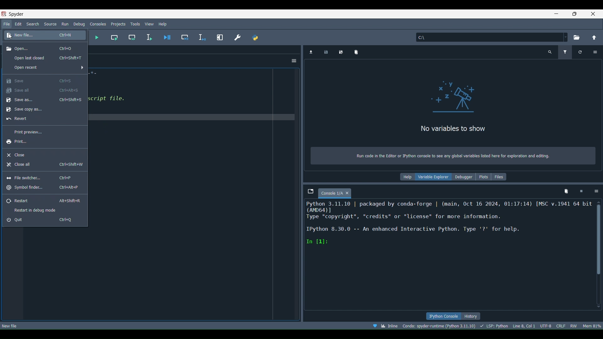  Describe the element at coordinates (6, 24) in the screenshot. I see `File` at that location.